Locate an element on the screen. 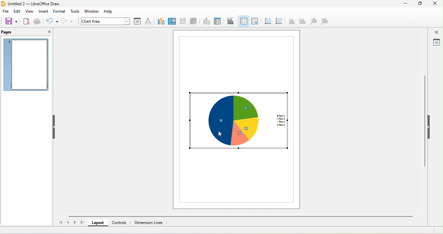 This screenshot has height=234, width=443. change chart is located at coordinates (160, 21).